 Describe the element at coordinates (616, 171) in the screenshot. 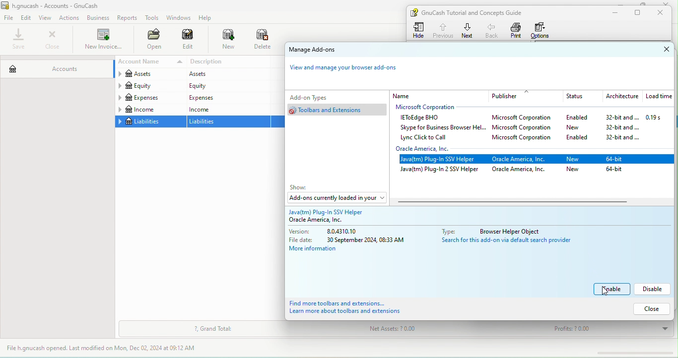

I see `64 bit` at that location.